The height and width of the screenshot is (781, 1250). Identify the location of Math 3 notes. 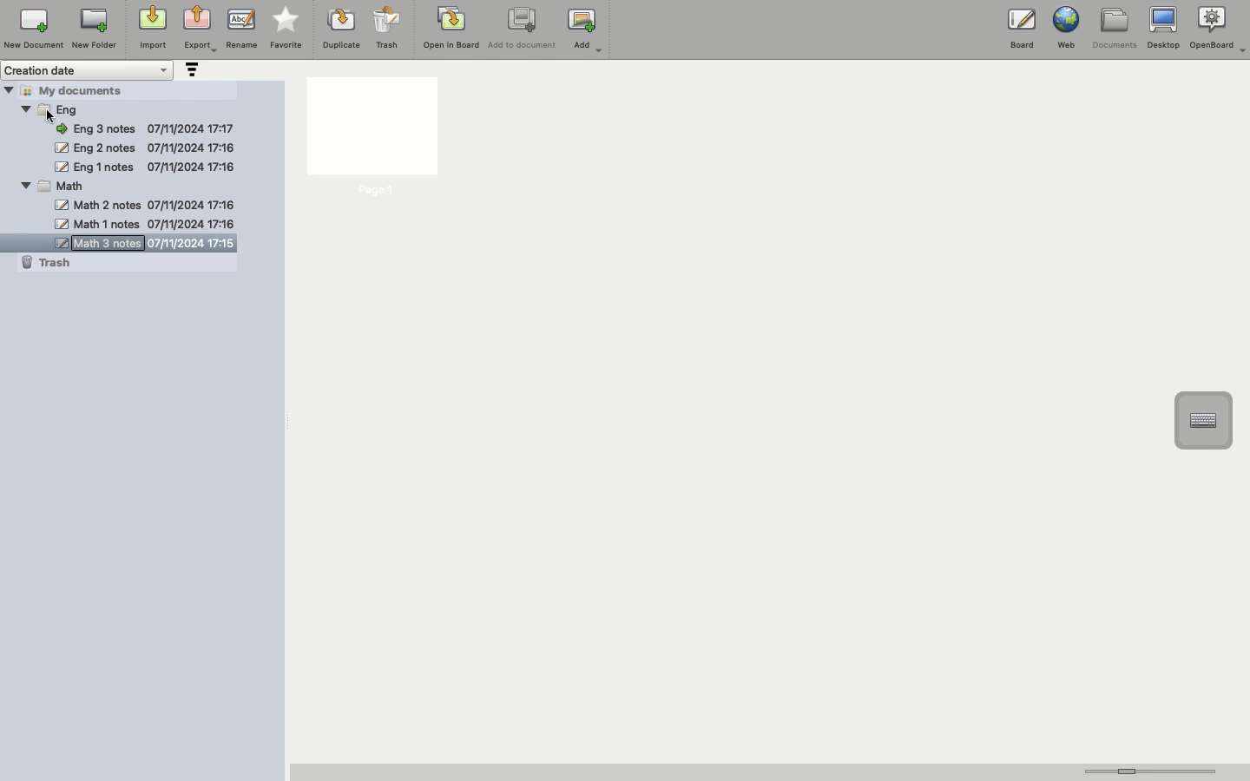
(126, 245).